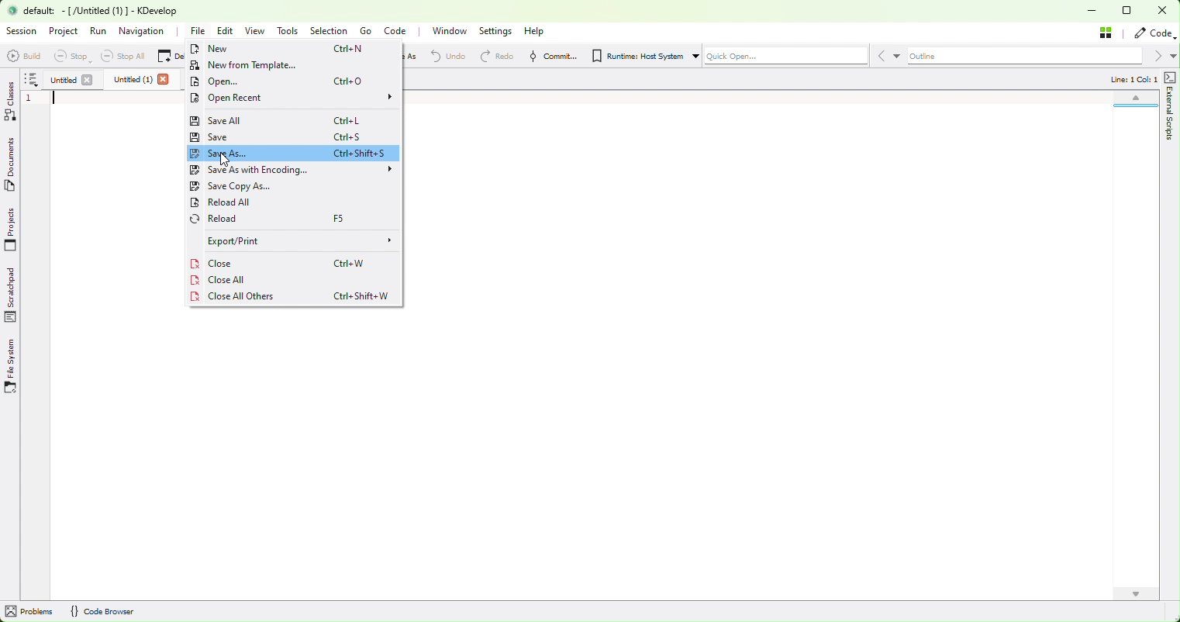 Image resolution: width=1180 pixels, height=622 pixels. Describe the element at coordinates (1136, 594) in the screenshot. I see `scroll down` at that location.